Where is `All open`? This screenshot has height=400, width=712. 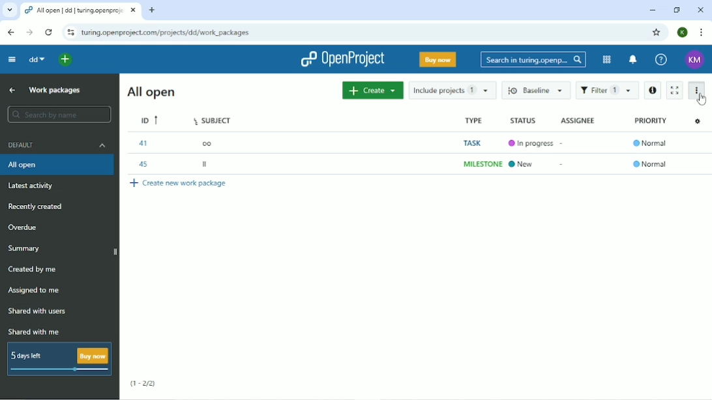 All open is located at coordinates (58, 165).